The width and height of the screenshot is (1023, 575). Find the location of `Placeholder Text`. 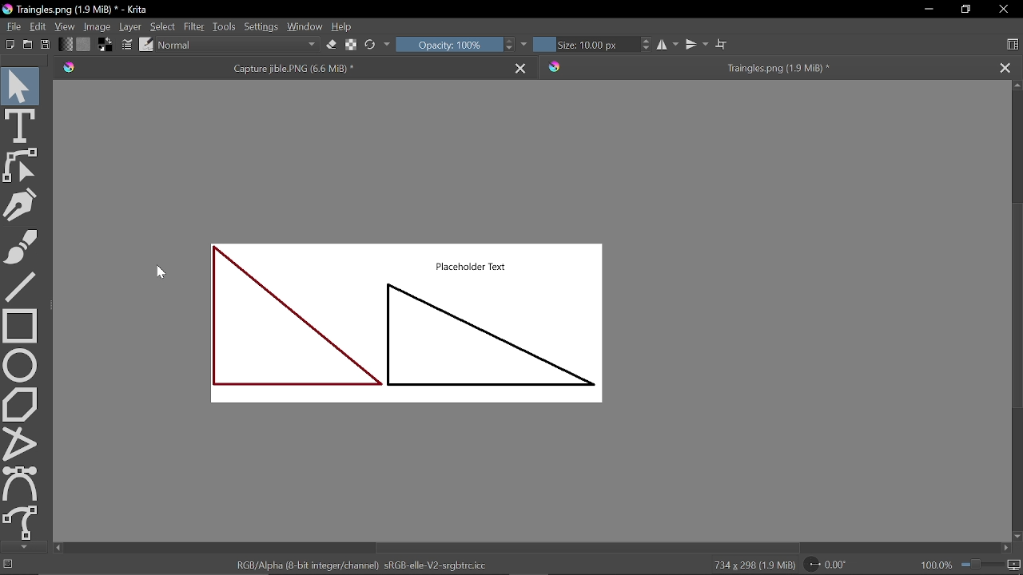

Placeholder Text is located at coordinates (411, 335).